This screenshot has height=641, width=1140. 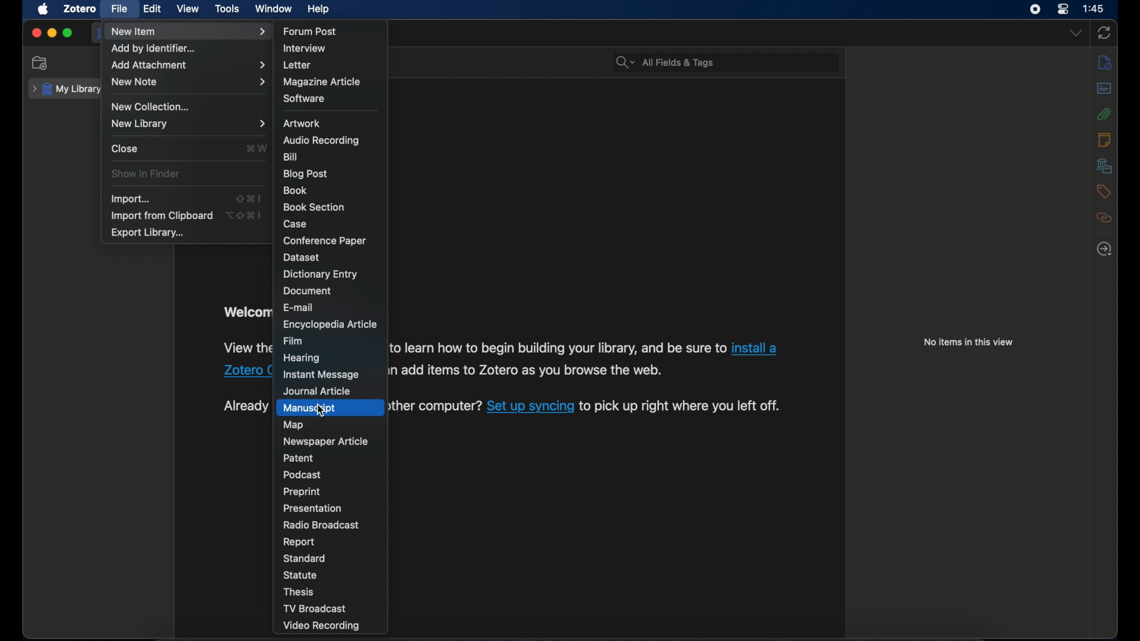 What do you see at coordinates (534, 370) in the screenshot?
I see `add items to Zotero as you browse the web.` at bounding box center [534, 370].